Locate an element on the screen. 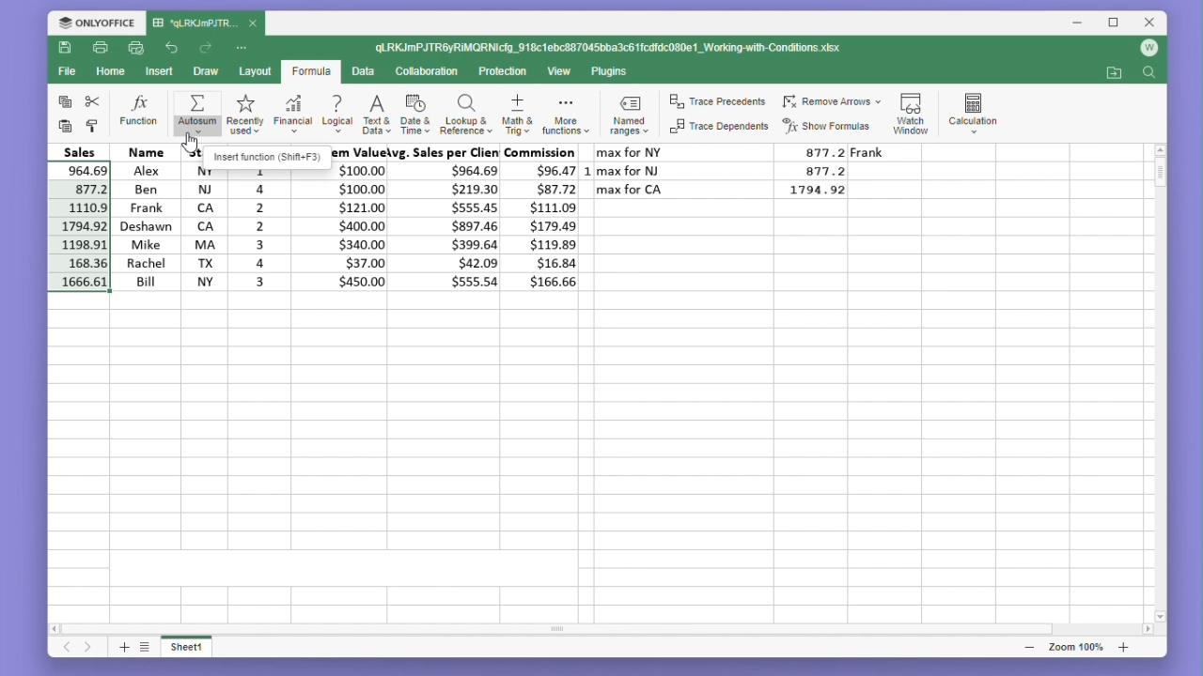 This screenshot has width=1203, height=676. Maths and trigonometry is located at coordinates (518, 112).